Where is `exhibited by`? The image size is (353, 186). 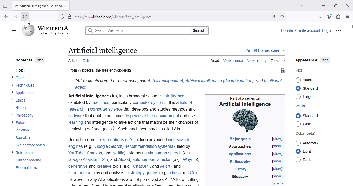 exhibited by is located at coordinates (78, 102).